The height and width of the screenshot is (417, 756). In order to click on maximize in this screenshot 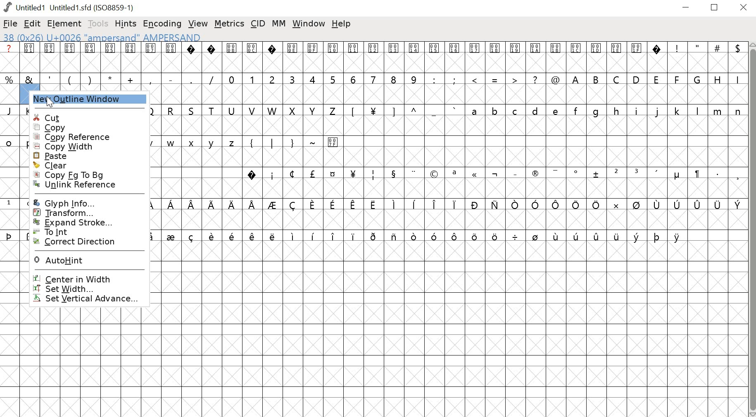, I will do `click(716, 8)`.